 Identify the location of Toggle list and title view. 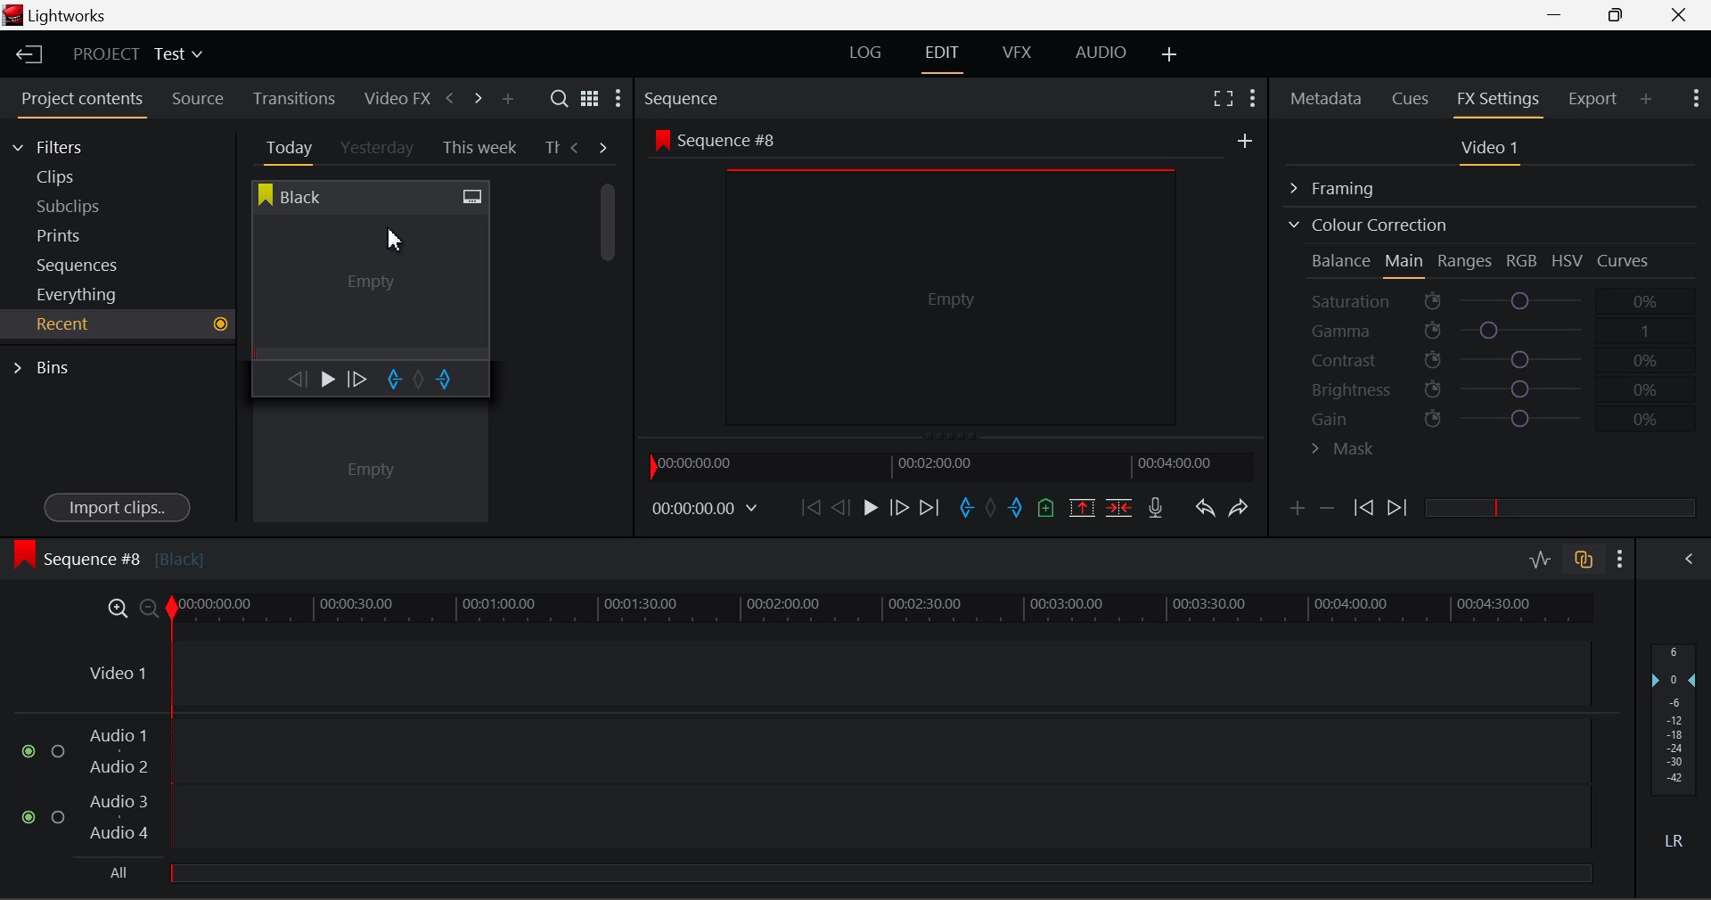
(590, 98).